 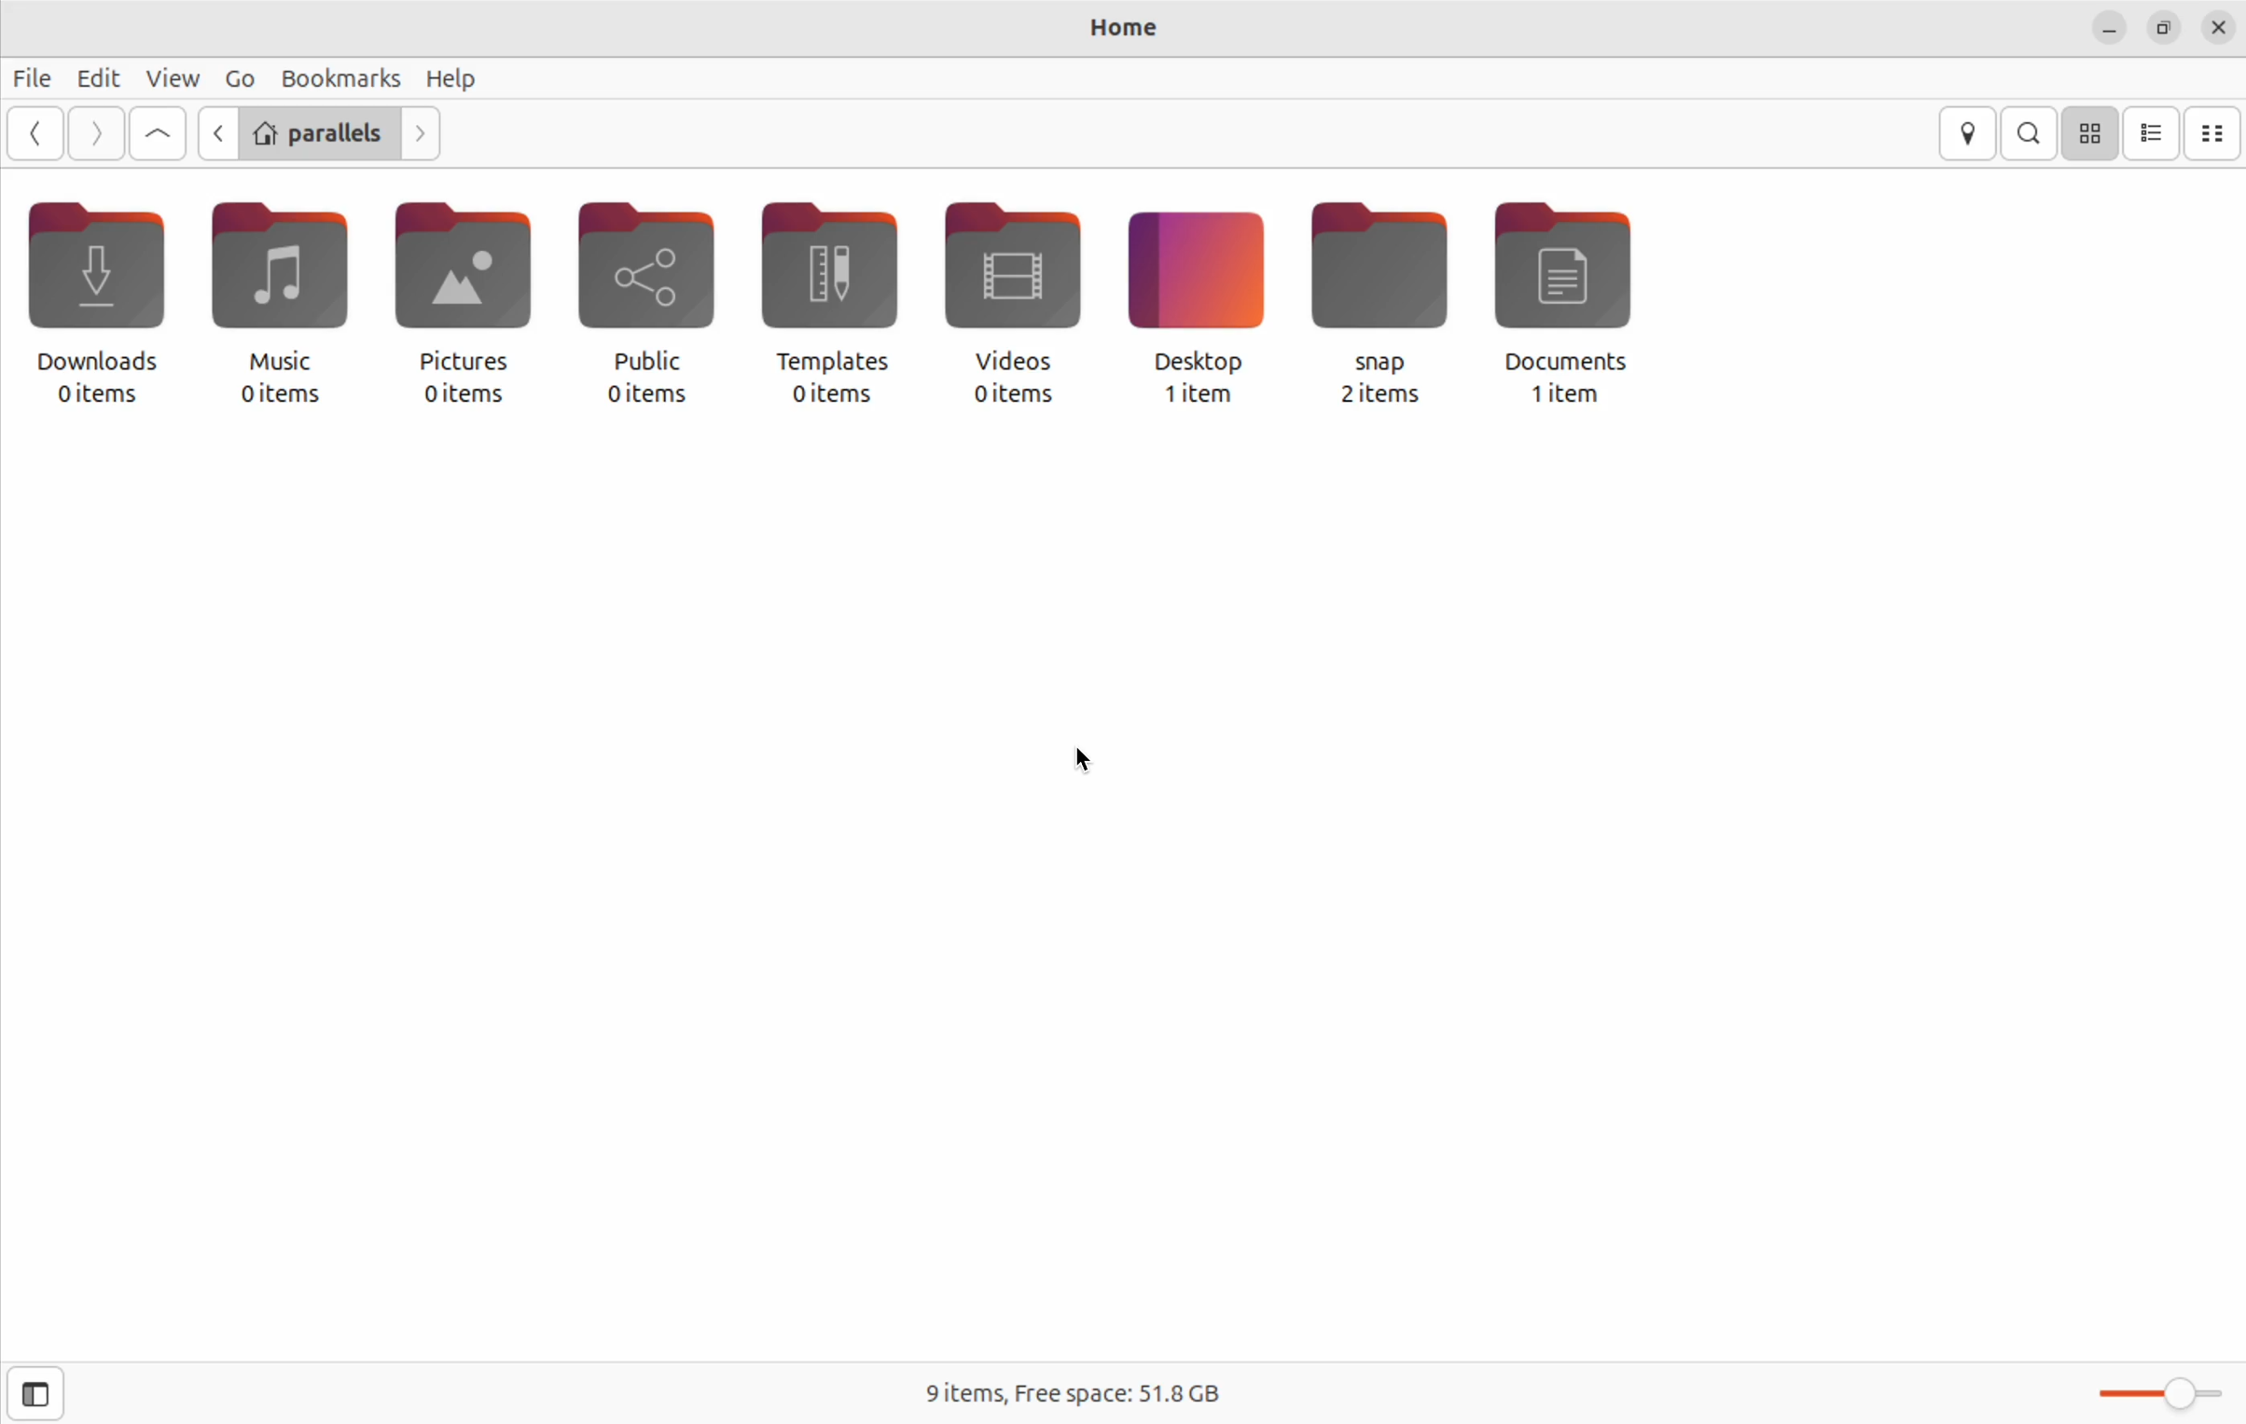 What do you see at coordinates (1583, 306) in the screenshot?
I see `documents 1 item` at bounding box center [1583, 306].